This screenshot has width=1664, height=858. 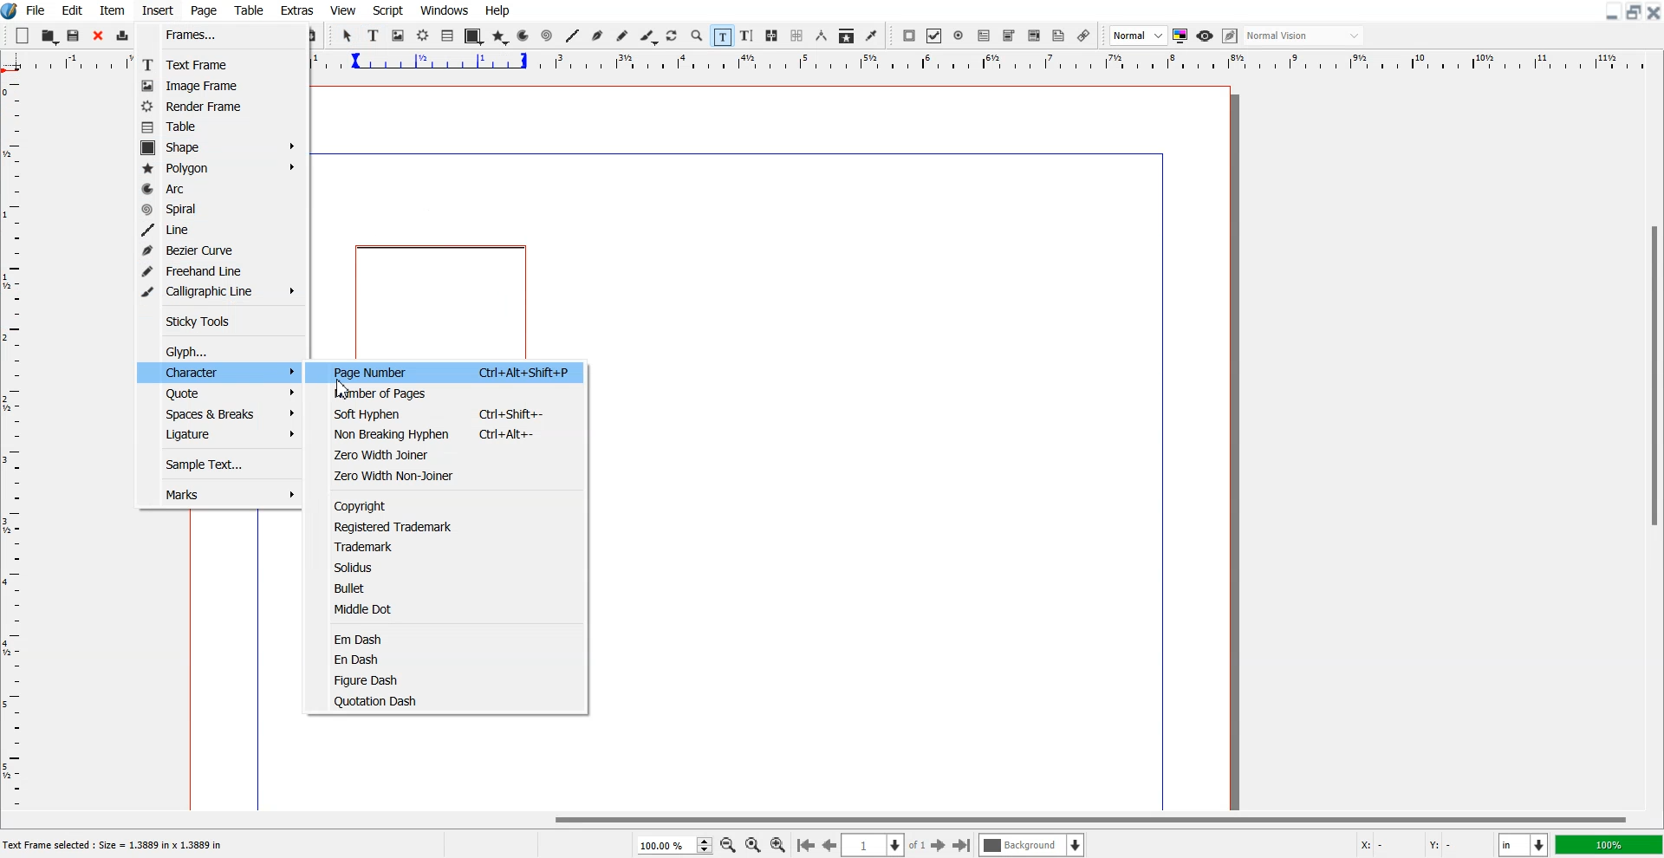 What do you see at coordinates (959, 36) in the screenshot?
I see `PDF Radio Button` at bounding box center [959, 36].